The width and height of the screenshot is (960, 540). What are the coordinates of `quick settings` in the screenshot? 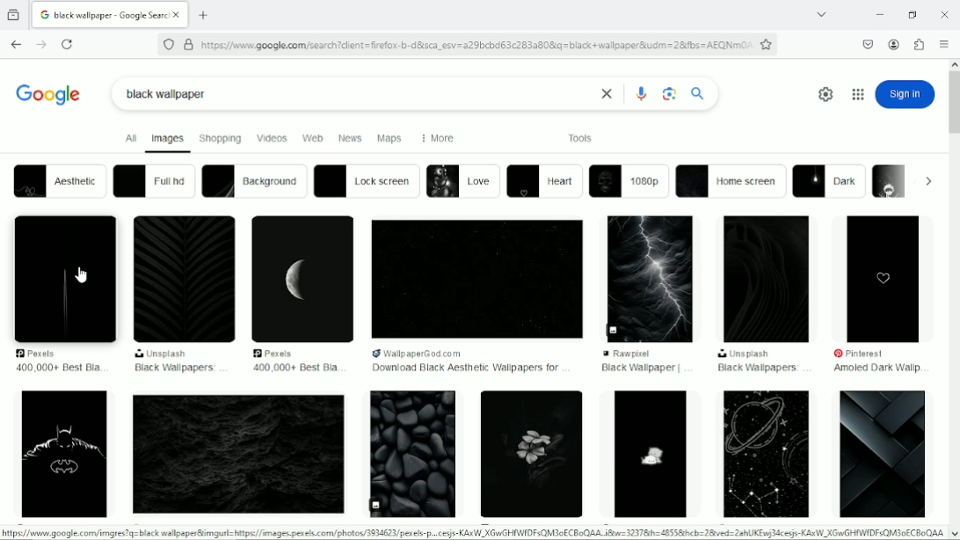 It's located at (823, 94).